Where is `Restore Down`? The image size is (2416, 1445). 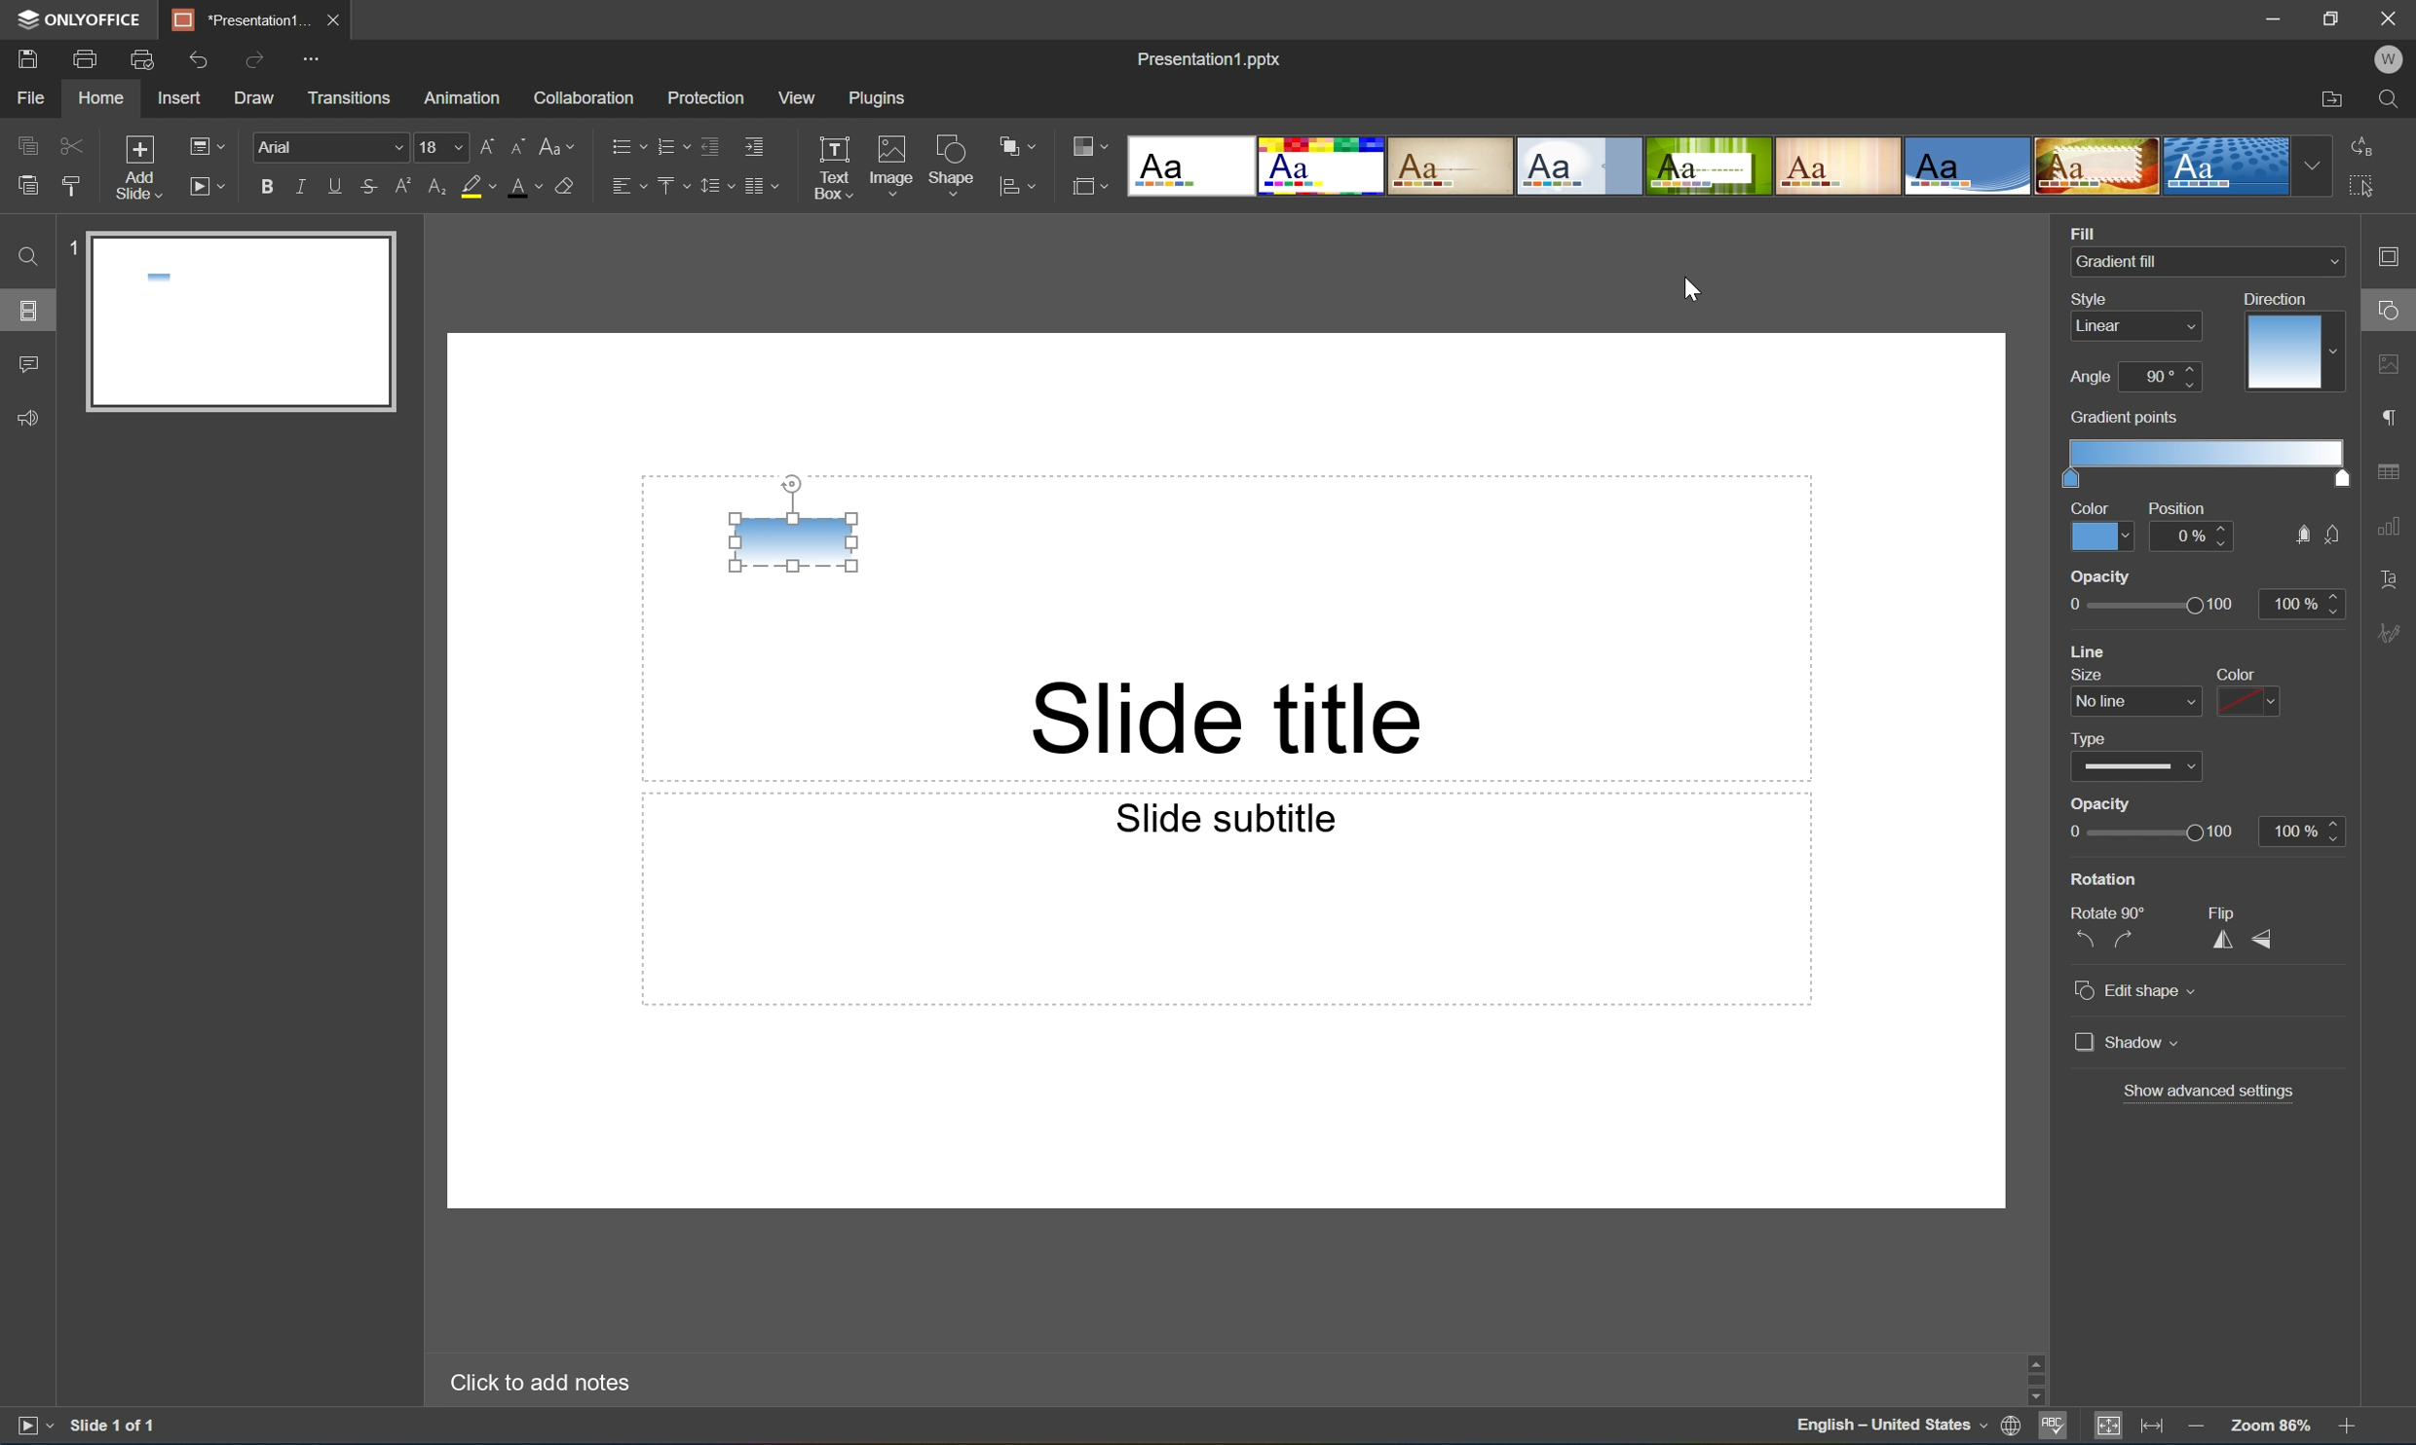 Restore Down is located at coordinates (2334, 16).